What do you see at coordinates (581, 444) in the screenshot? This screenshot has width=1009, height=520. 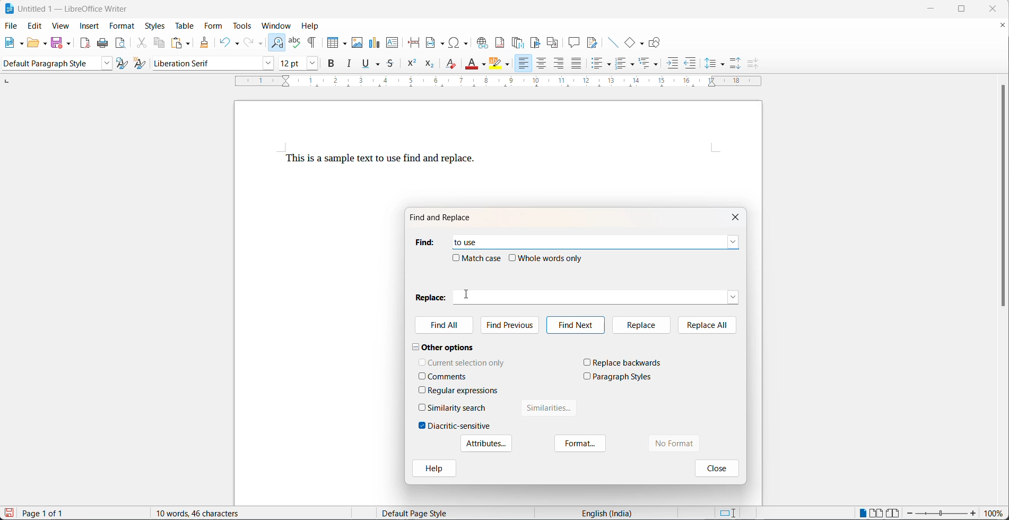 I see `format` at bounding box center [581, 444].